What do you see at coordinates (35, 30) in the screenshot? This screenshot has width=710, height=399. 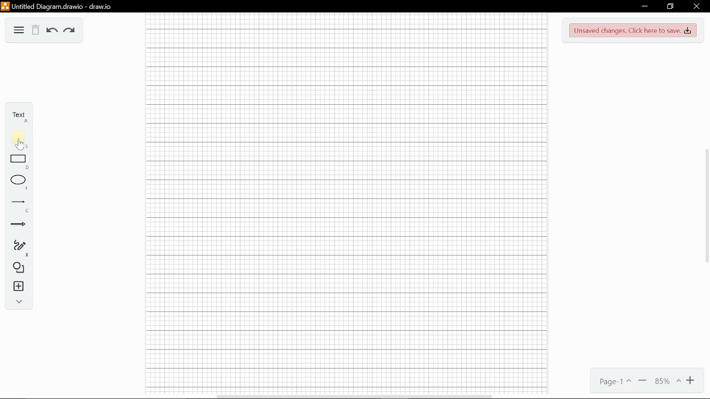 I see `Delete` at bounding box center [35, 30].